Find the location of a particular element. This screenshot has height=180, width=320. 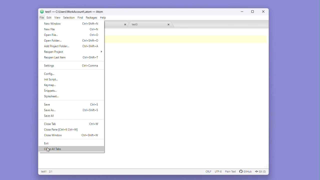

close is located at coordinates (124, 24).